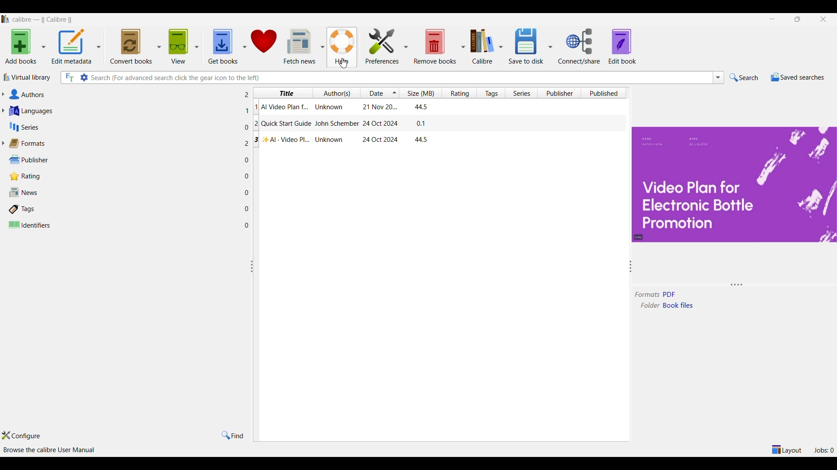 This screenshot has height=470, width=837. I want to click on Show/Hide parts of Calibre main window, so click(787, 450).